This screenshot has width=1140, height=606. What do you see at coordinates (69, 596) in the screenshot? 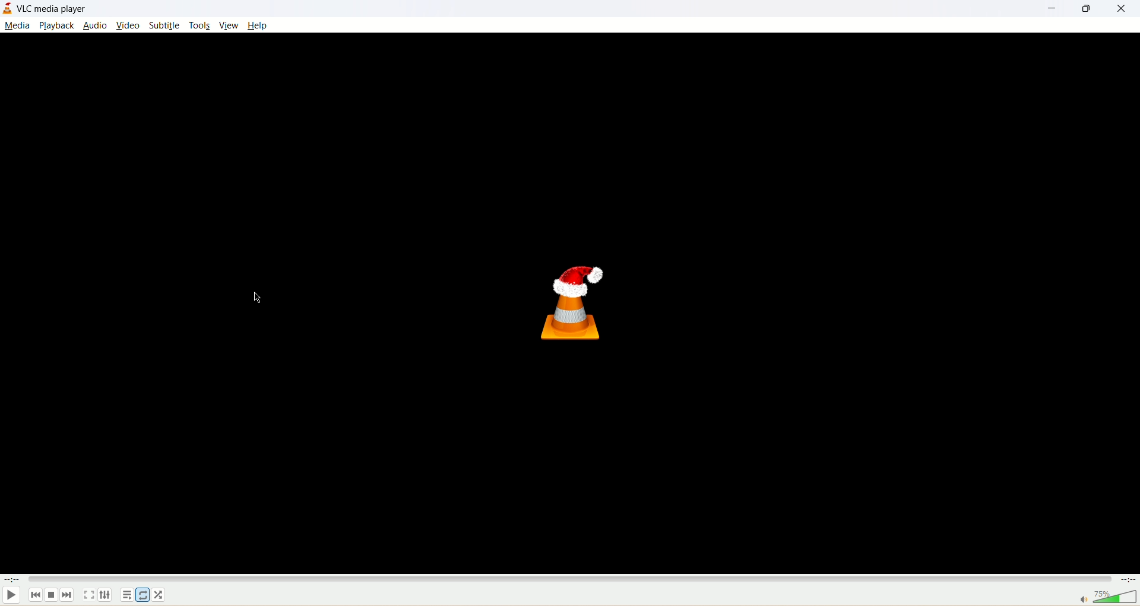
I see `next` at bounding box center [69, 596].